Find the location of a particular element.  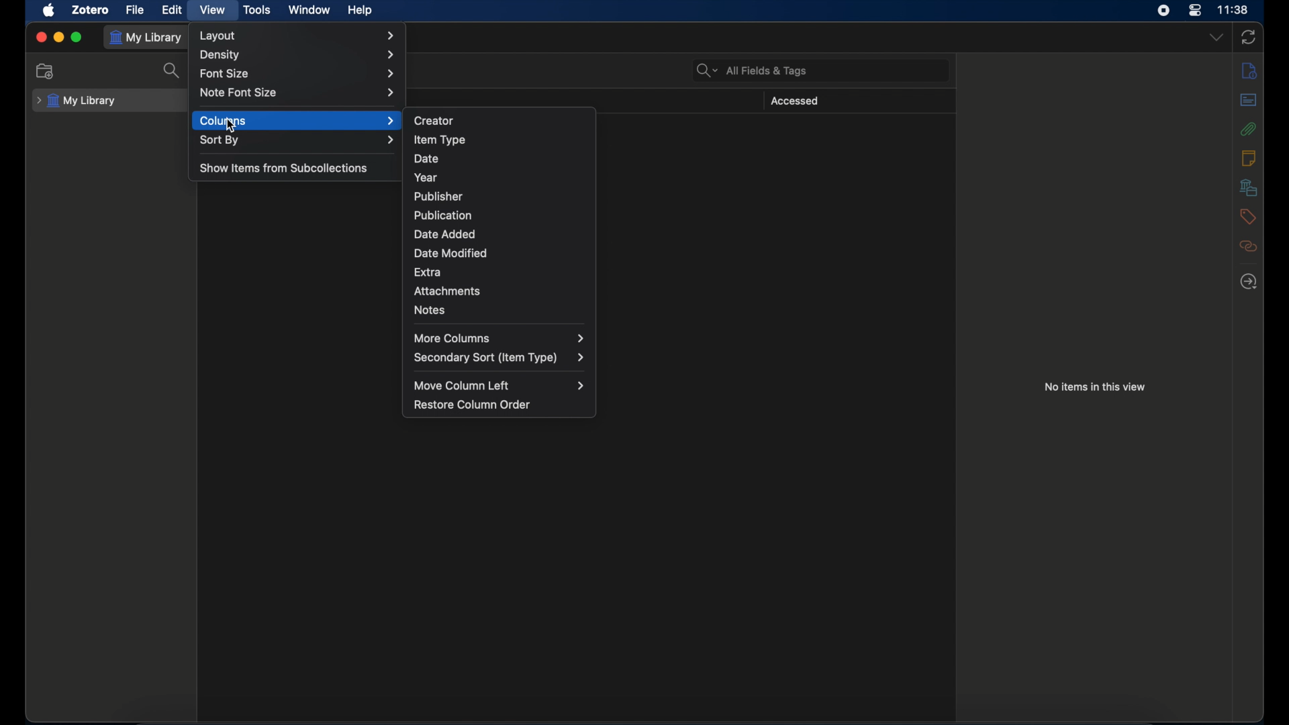

date is located at coordinates (426, 159).